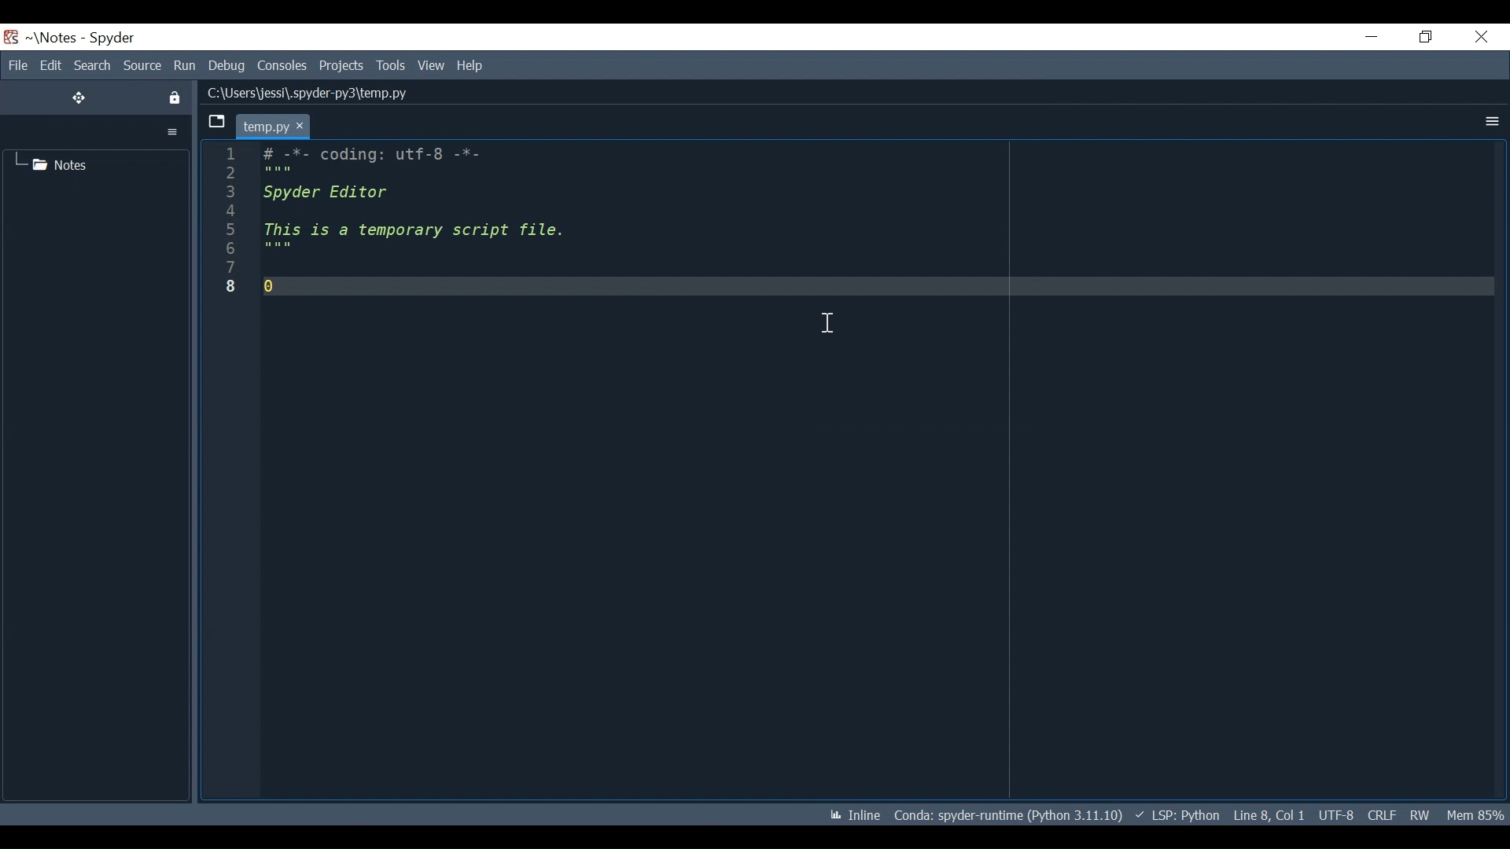 The image size is (1510, 849). I want to click on temp.py, so click(274, 125).